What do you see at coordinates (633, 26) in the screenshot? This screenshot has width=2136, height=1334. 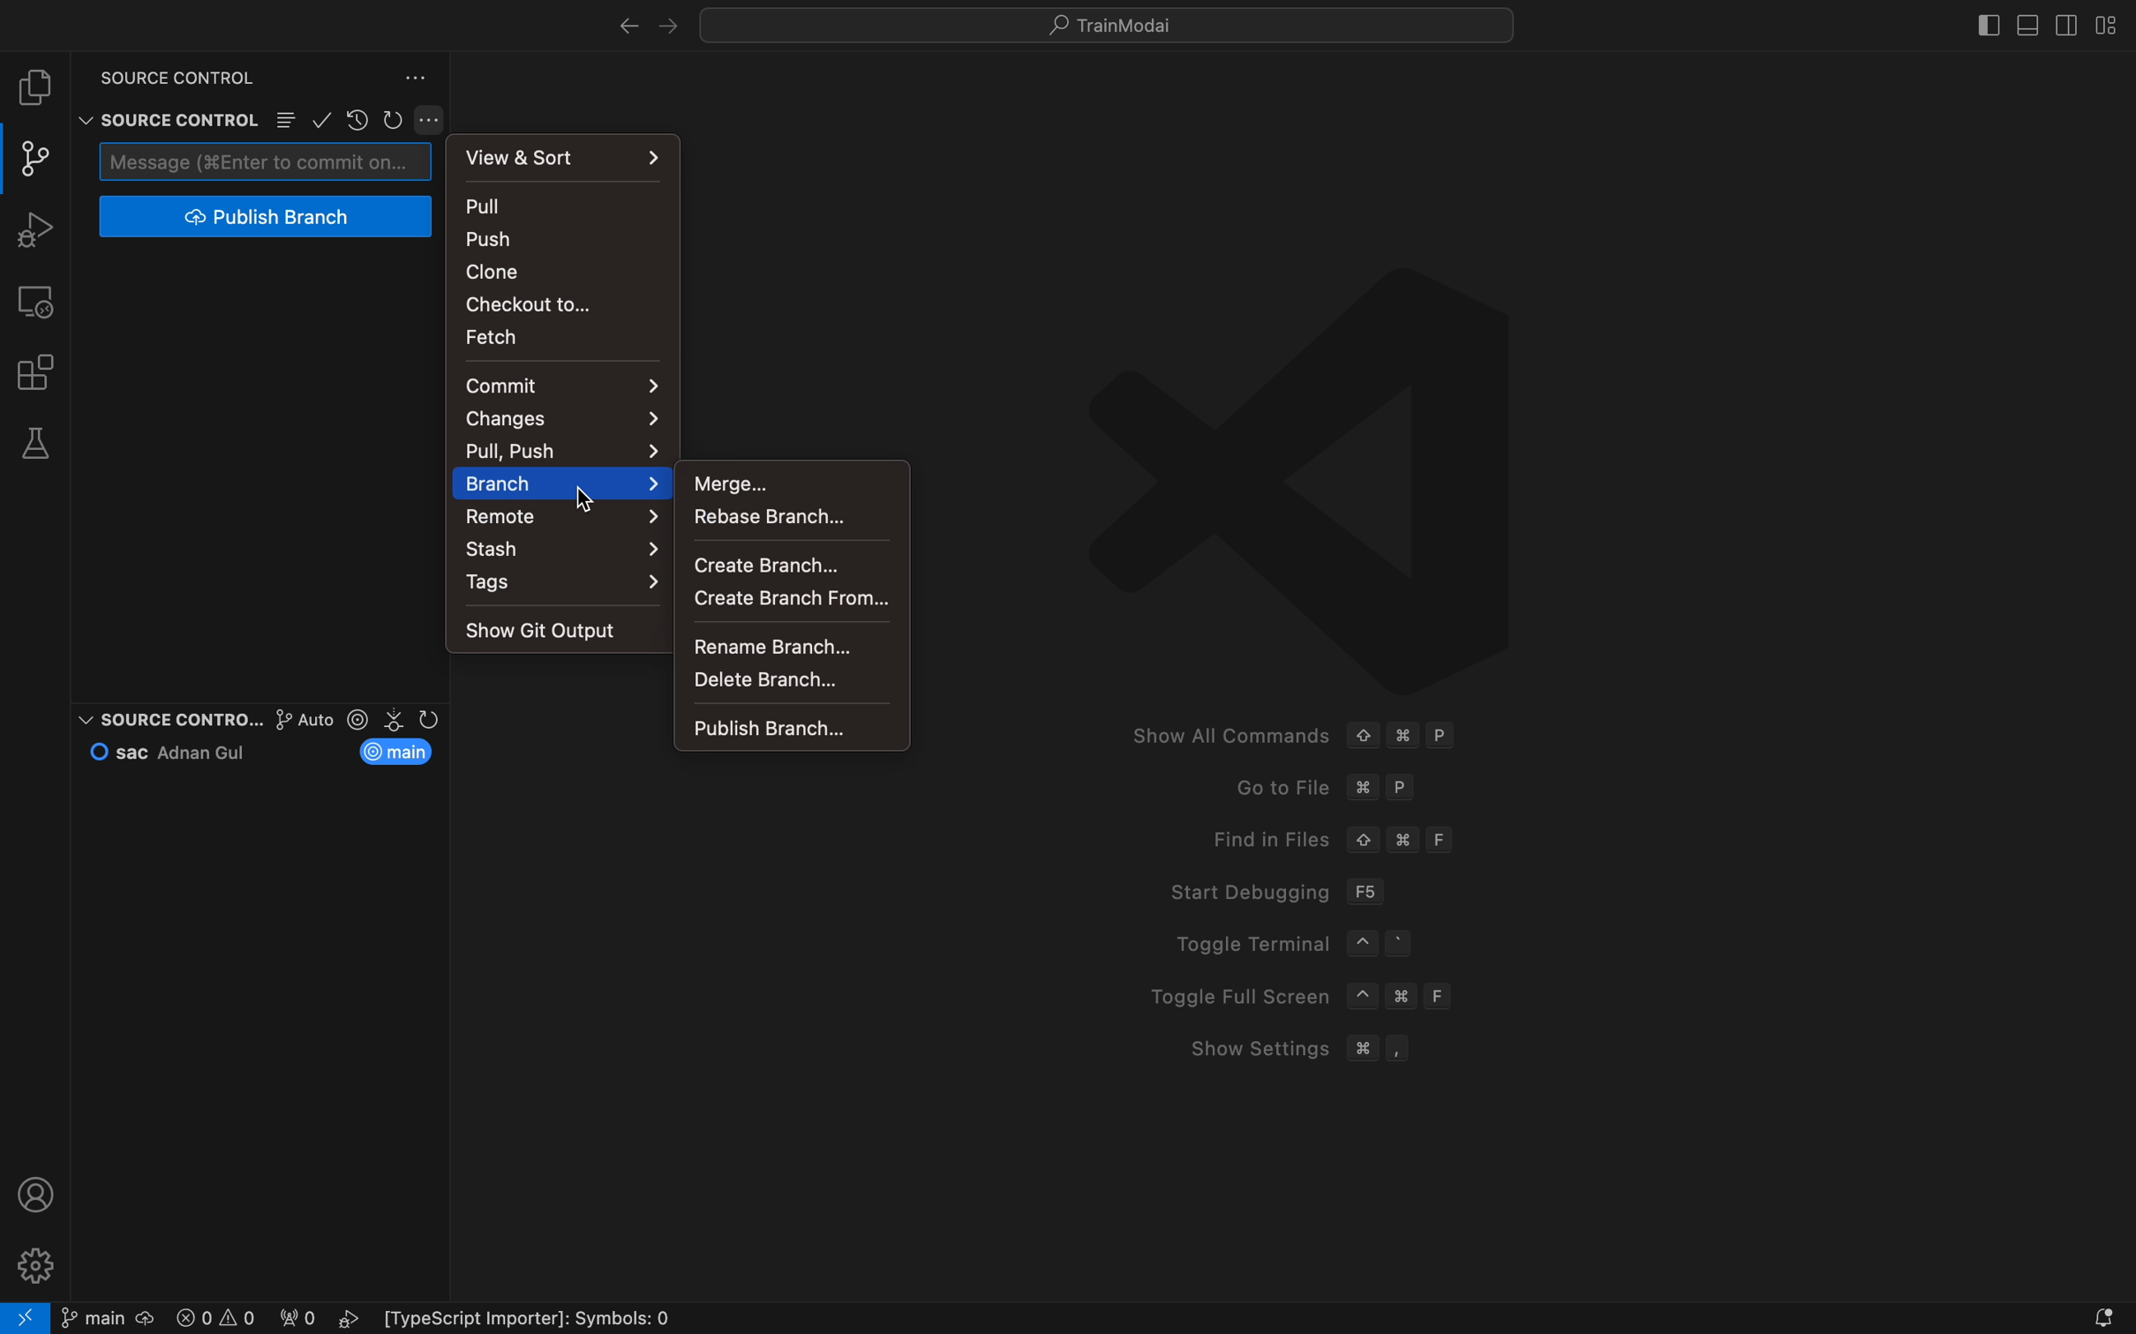 I see `arrows` at bounding box center [633, 26].